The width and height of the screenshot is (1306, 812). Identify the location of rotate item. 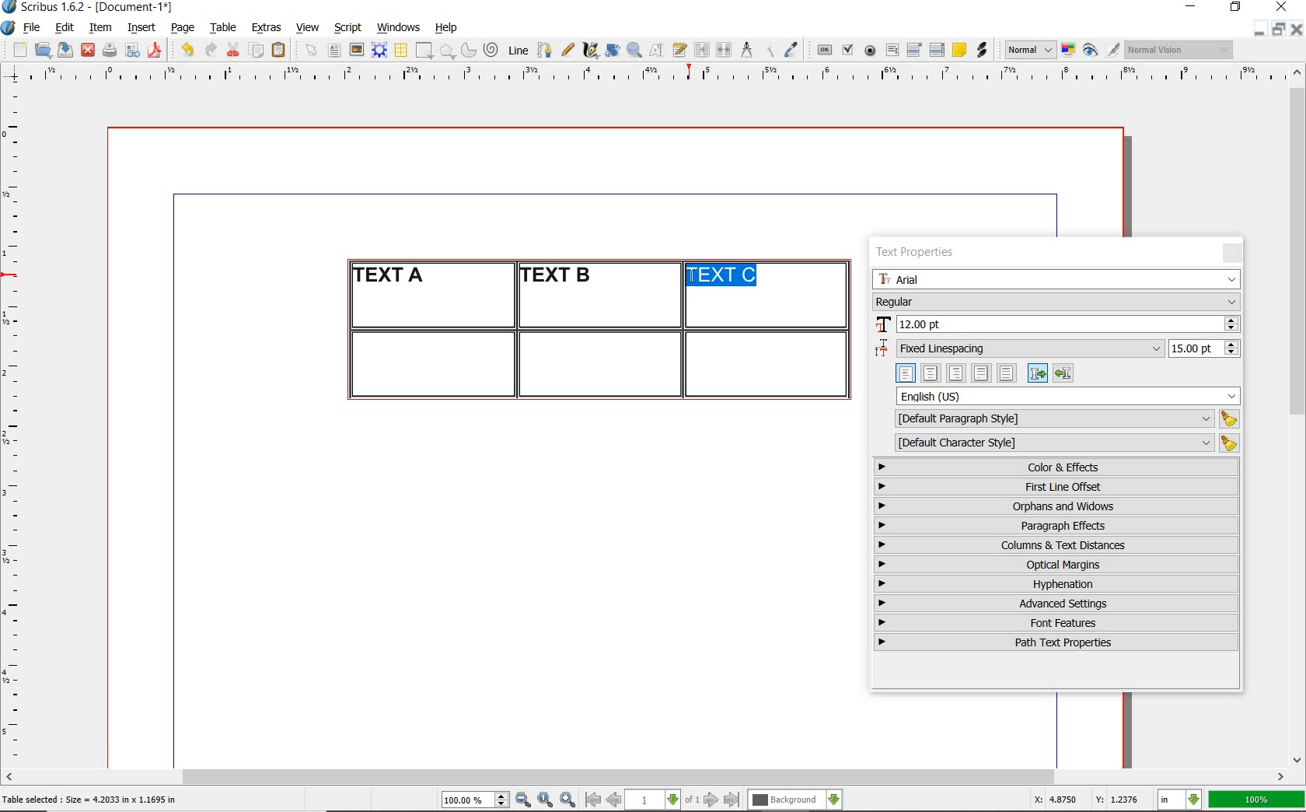
(613, 50).